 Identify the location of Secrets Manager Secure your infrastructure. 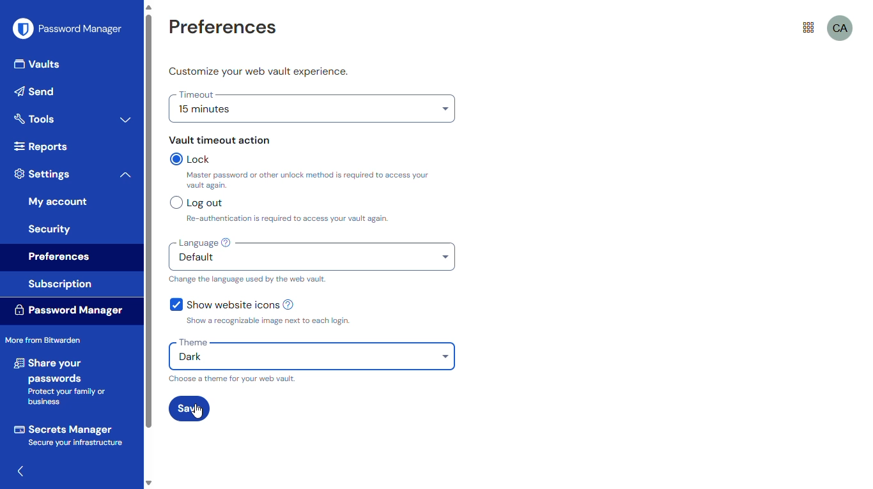
(69, 435).